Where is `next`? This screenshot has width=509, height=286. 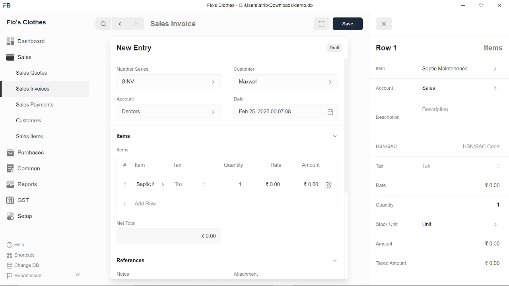
next is located at coordinates (136, 24).